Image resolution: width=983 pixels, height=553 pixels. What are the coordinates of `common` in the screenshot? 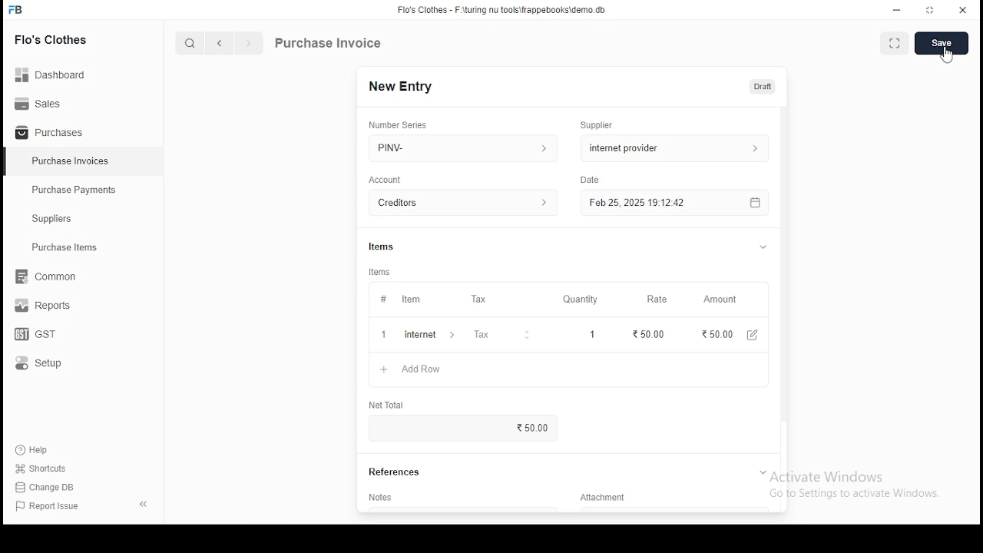 It's located at (50, 276).